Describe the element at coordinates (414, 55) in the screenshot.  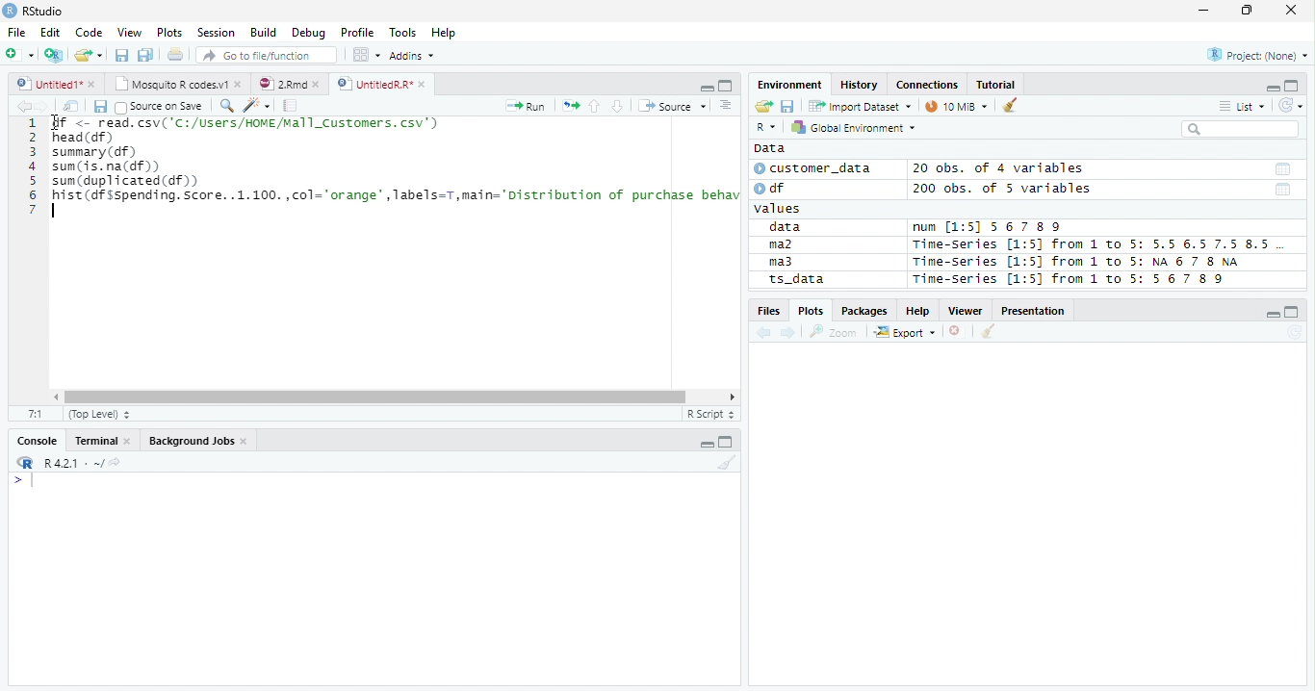
I see `Addins` at that location.